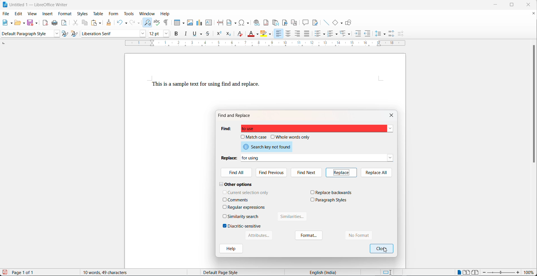 This screenshot has height=276, width=537. I want to click on create new style with selection, so click(75, 34).